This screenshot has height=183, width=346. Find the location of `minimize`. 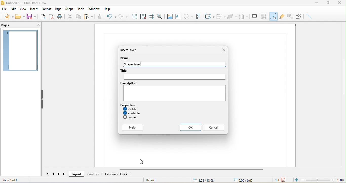

minimize is located at coordinates (318, 3).